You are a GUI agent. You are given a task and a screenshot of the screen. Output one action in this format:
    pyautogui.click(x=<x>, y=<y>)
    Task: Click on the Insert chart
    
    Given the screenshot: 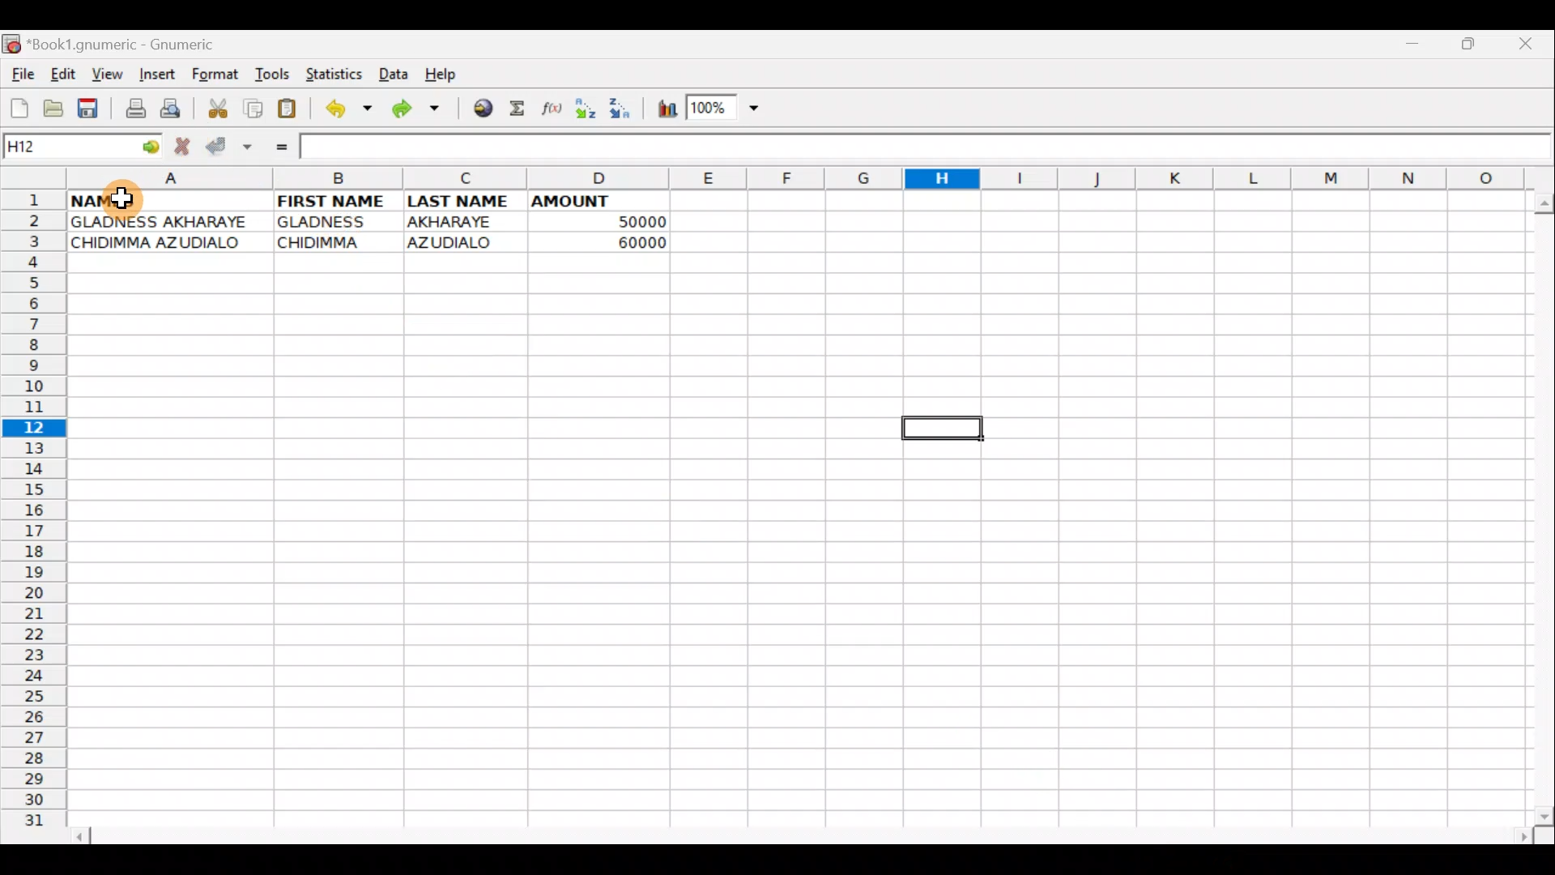 What is the action you would take?
    pyautogui.click(x=667, y=109)
    